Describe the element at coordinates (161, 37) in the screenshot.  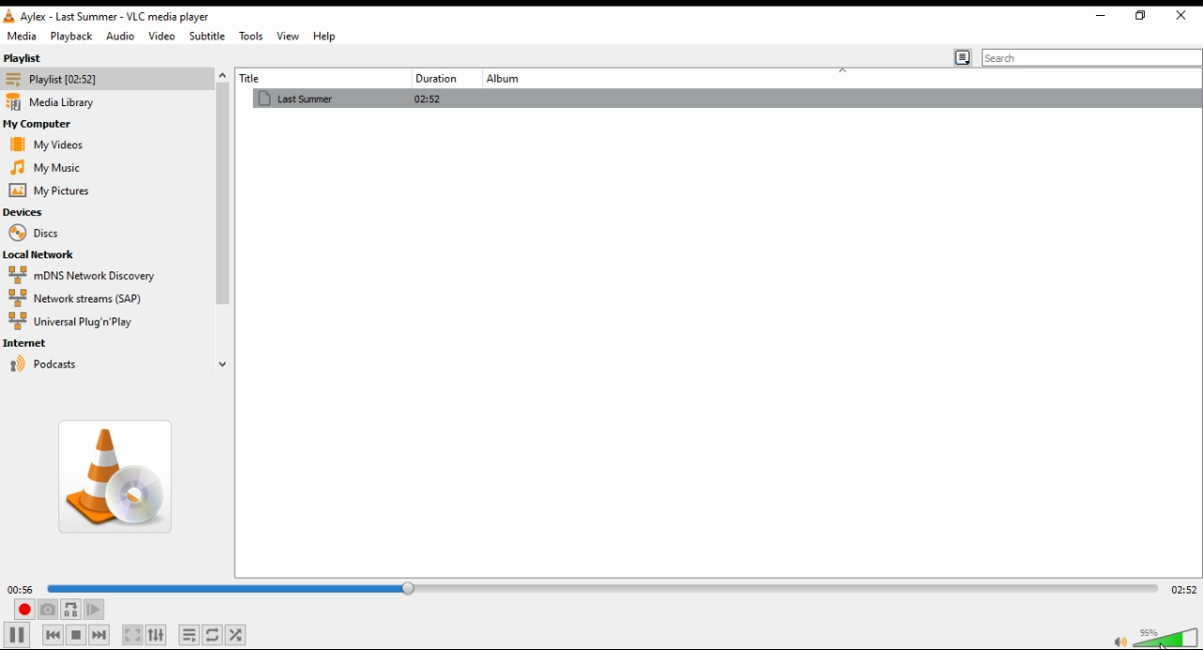
I see `video` at that location.